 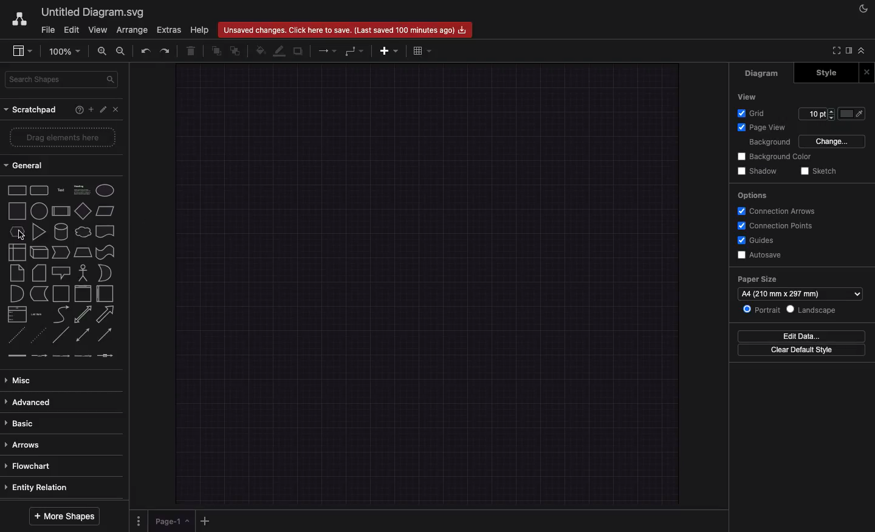 What do you see at coordinates (836, 142) in the screenshot?
I see `Change` at bounding box center [836, 142].